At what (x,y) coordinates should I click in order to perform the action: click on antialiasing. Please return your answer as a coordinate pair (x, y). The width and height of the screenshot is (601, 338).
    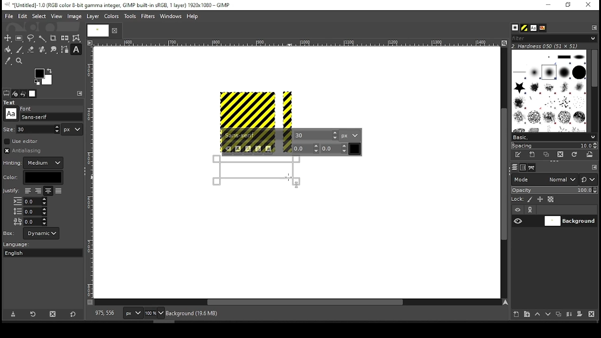
    Looking at the image, I should click on (25, 151).